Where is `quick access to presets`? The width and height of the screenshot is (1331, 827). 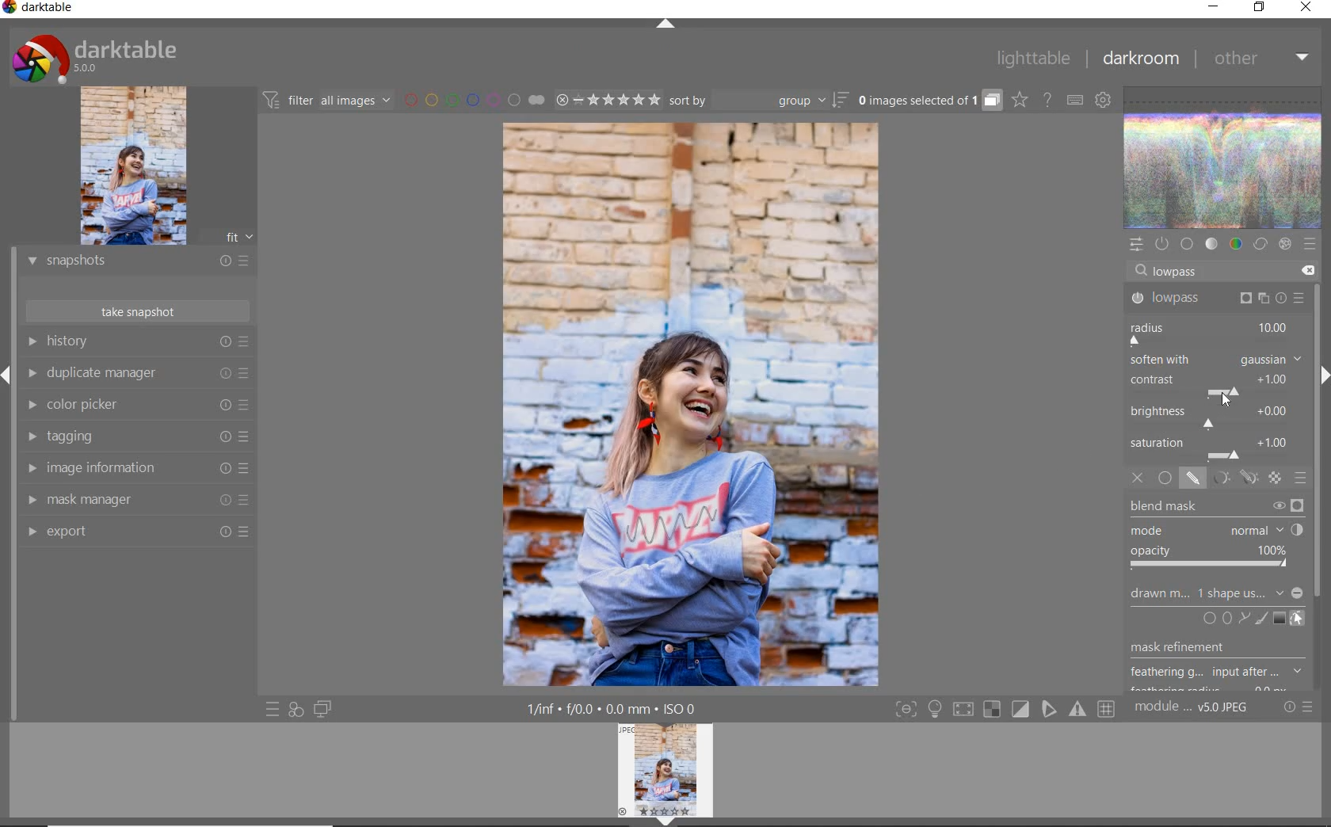
quick access to presets is located at coordinates (274, 708).